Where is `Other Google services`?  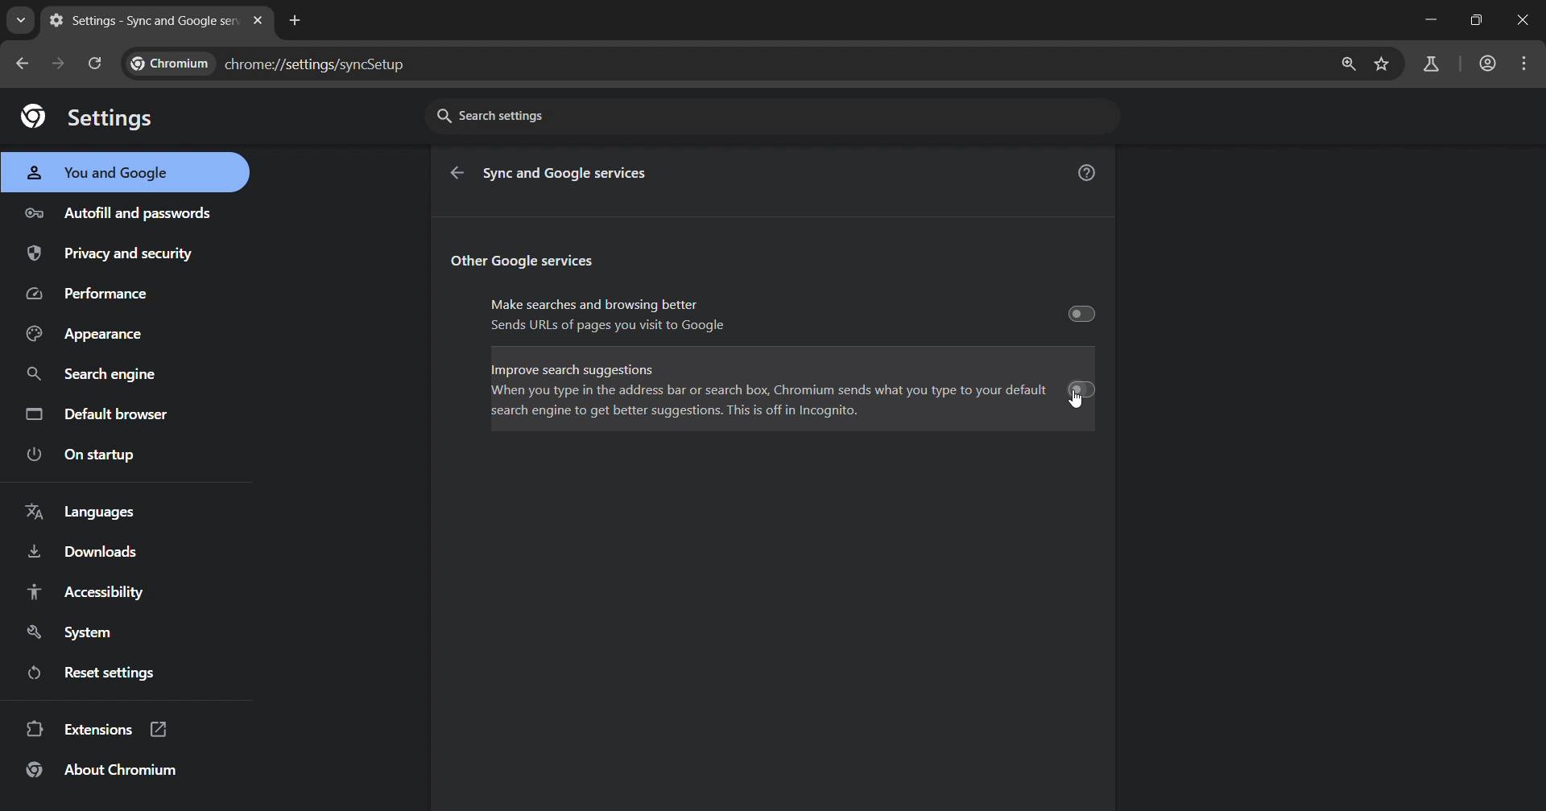 Other Google services is located at coordinates (526, 260).